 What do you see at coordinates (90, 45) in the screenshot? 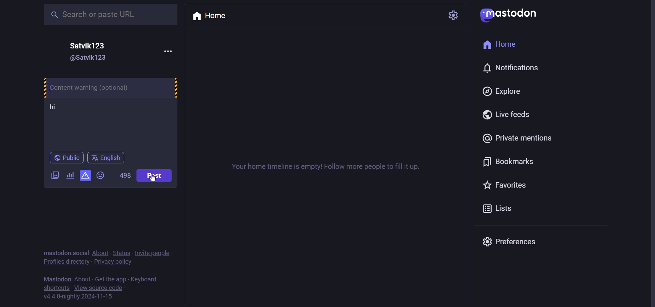
I see `Satvik123` at bounding box center [90, 45].